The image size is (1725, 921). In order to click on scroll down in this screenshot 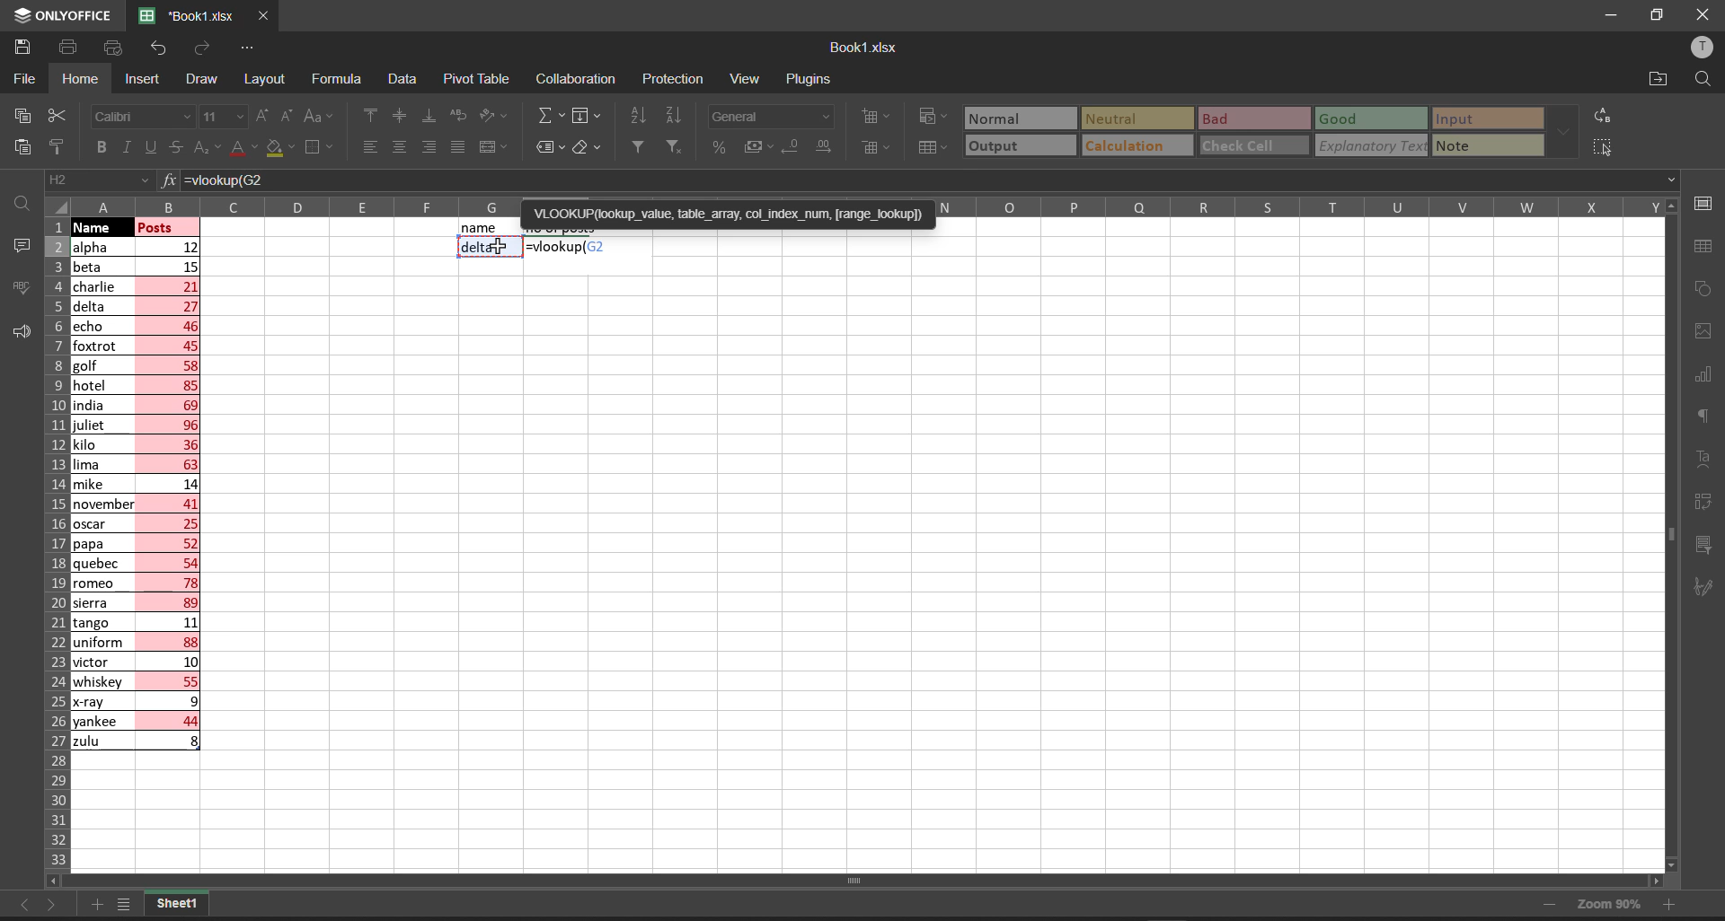, I will do `click(1675, 864)`.